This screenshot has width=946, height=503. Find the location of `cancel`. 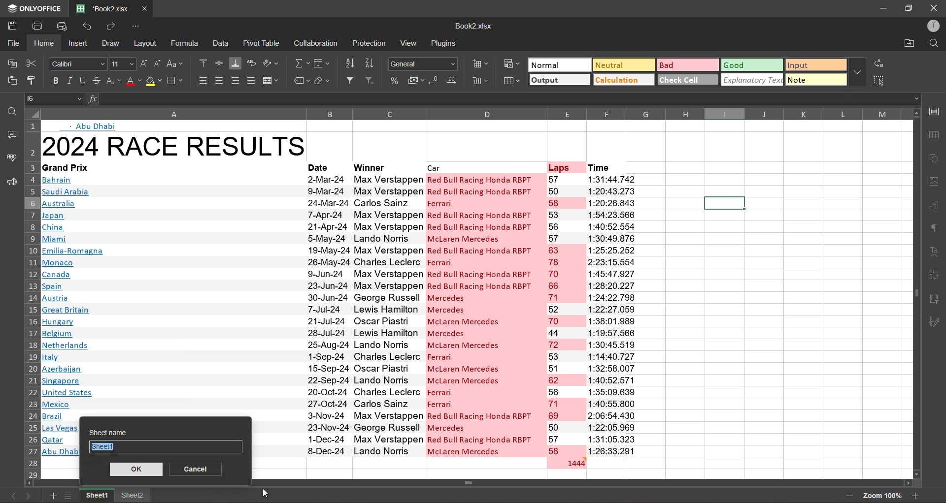

cancel is located at coordinates (198, 469).